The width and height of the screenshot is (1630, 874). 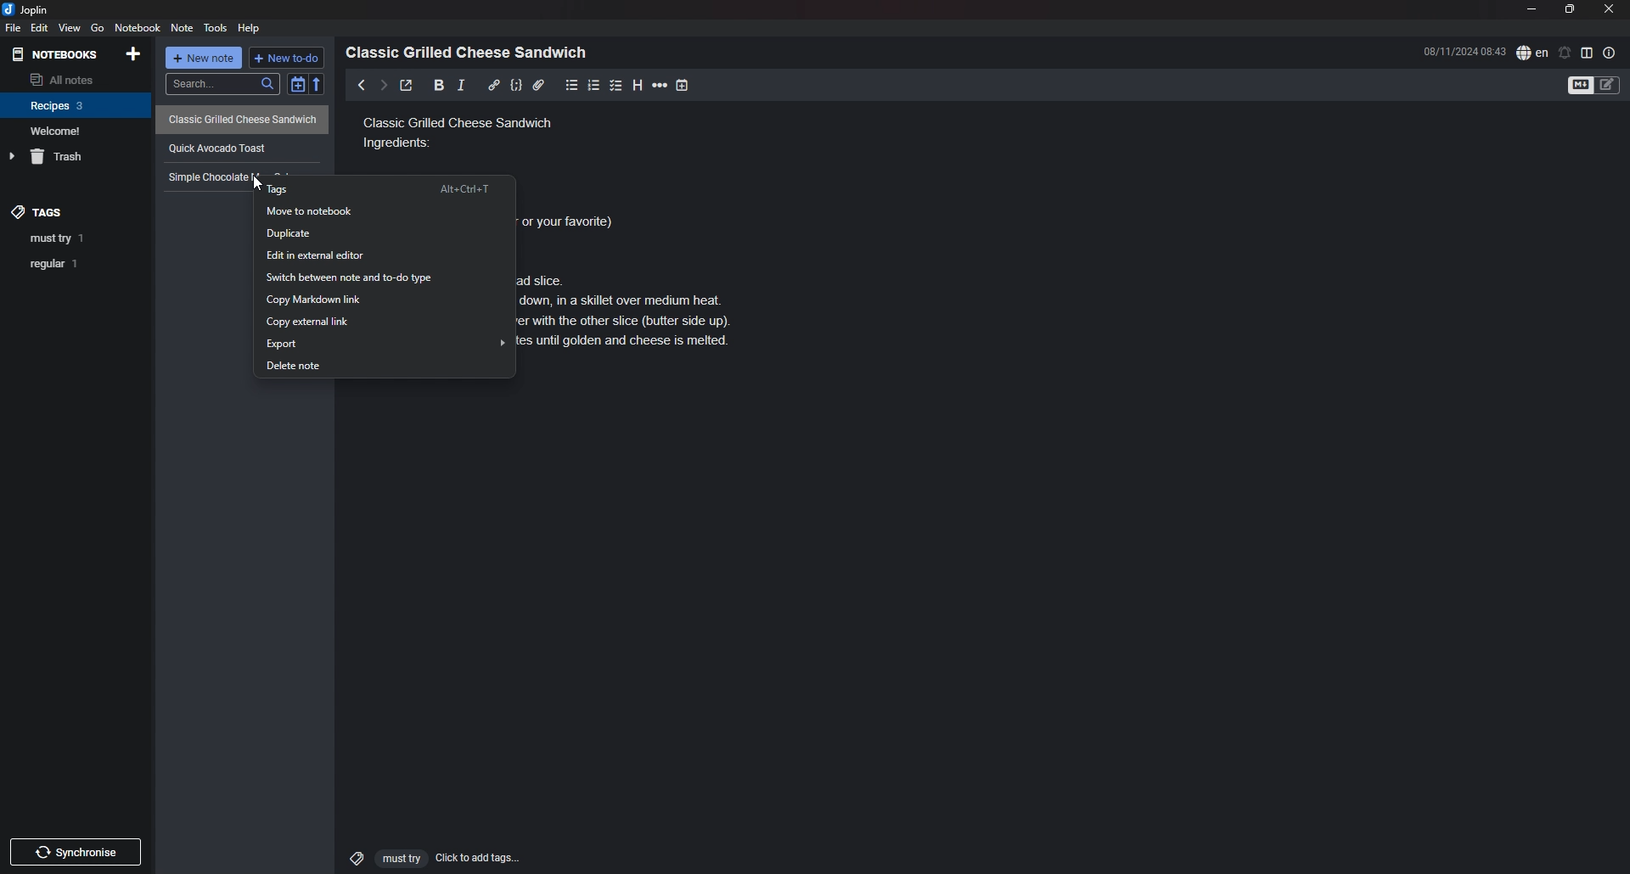 What do you see at coordinates (28, 9) in the screenshot?
I see `joplin` at bounding box center [28, 9].